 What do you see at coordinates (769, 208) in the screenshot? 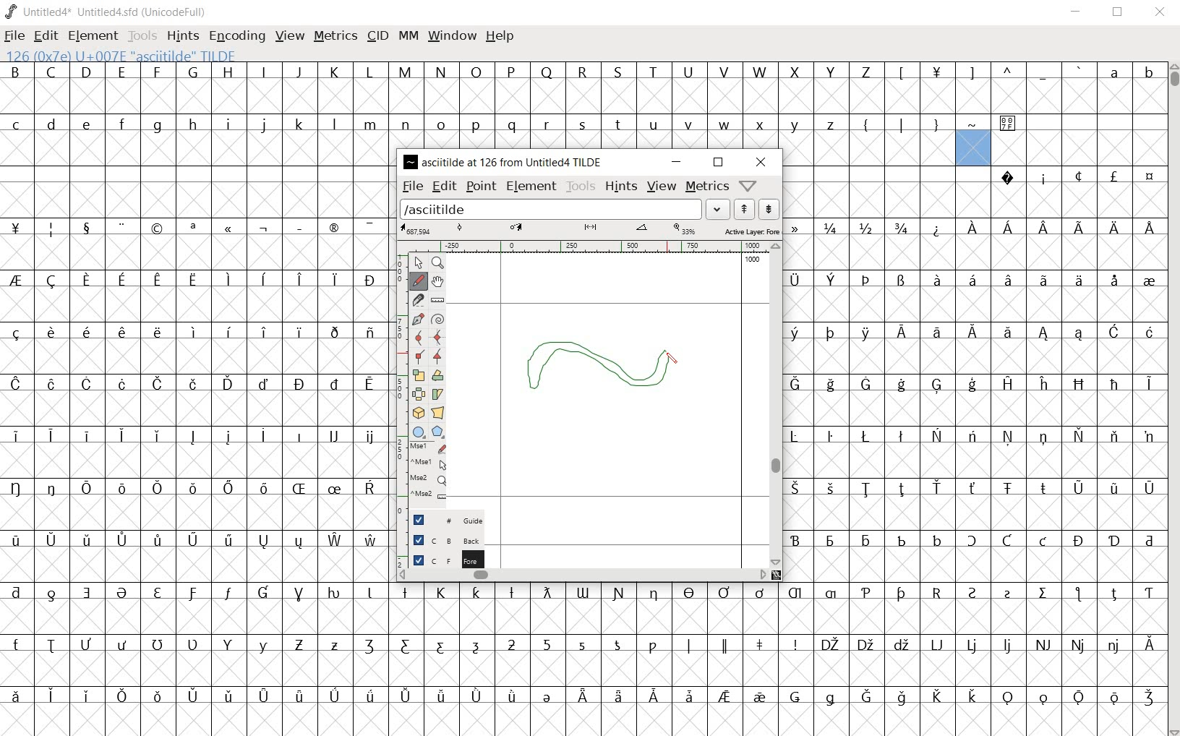
I see `show the previous word on the list` at bounding box center [769, 208].